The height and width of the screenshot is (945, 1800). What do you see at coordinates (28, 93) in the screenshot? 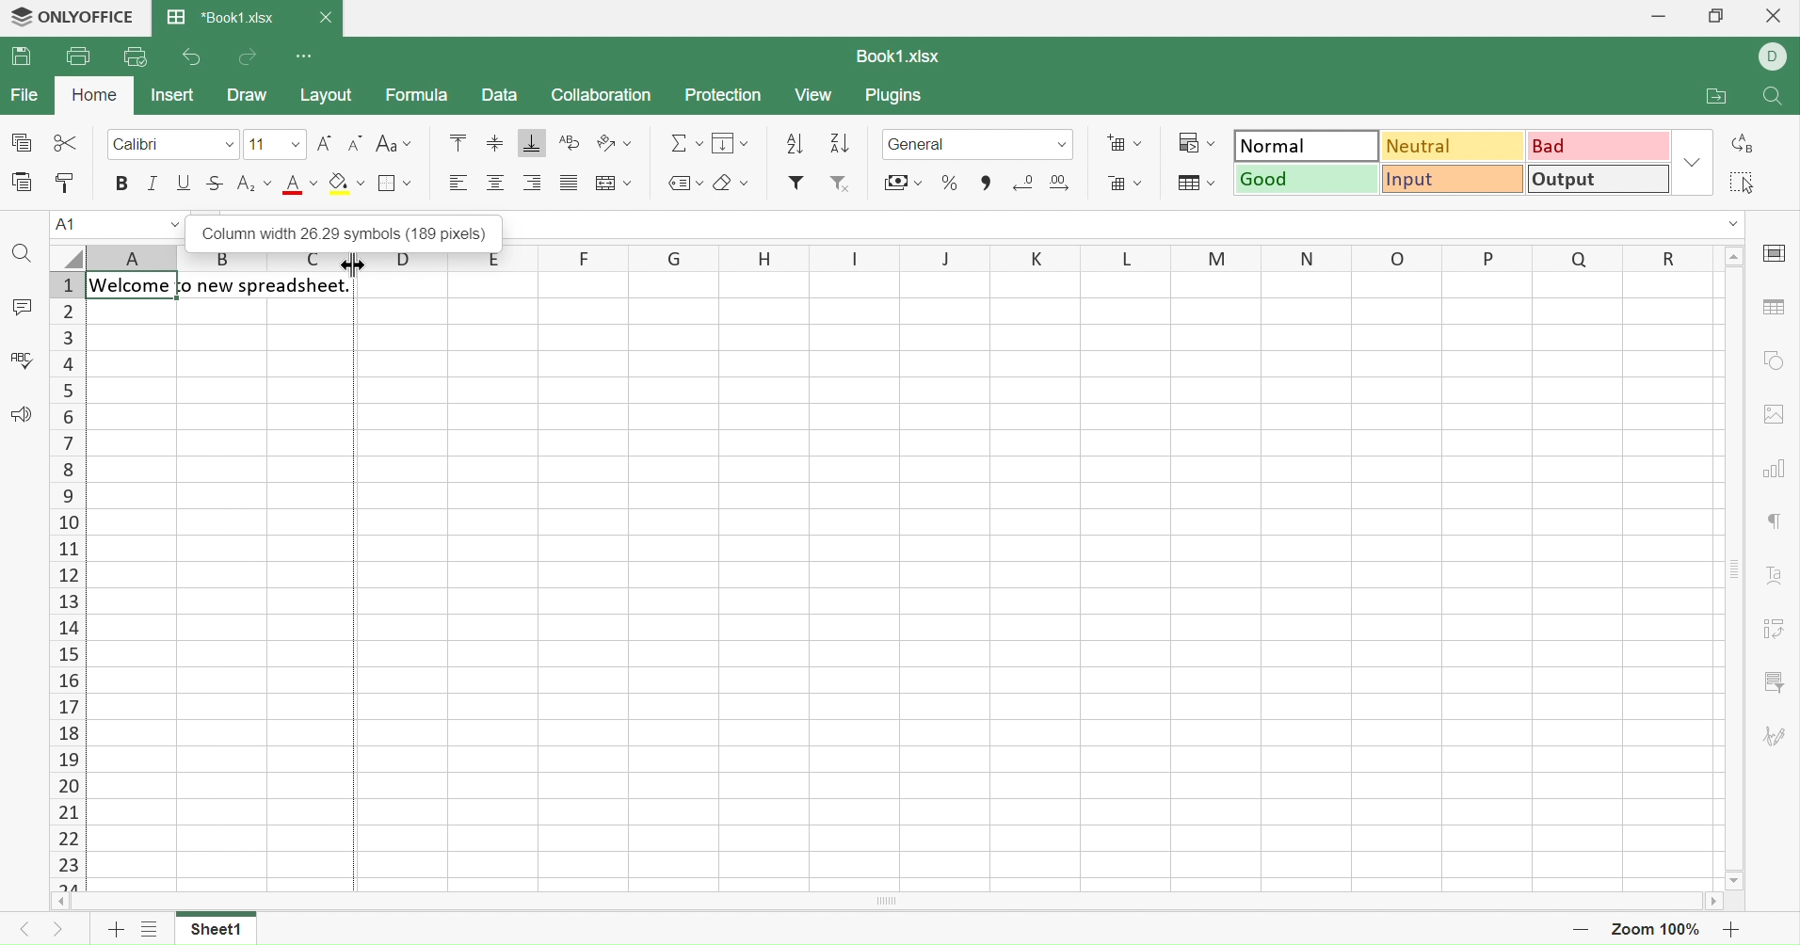
I see `File` at bounding box center [28, 93].